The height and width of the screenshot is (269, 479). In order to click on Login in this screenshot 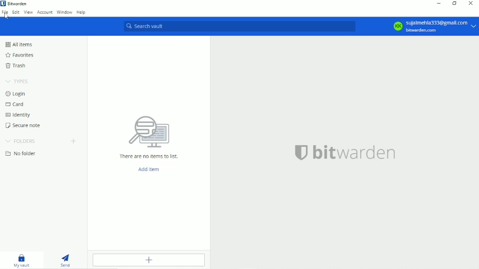, I will do `click(18, 94)`.